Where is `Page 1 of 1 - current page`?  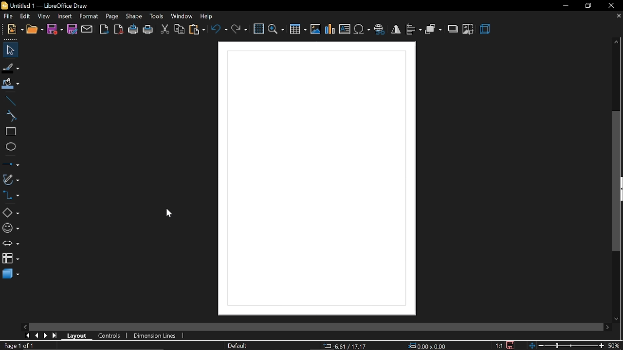
Page 1 of 1 - current page is located at coordinates (19, 346).